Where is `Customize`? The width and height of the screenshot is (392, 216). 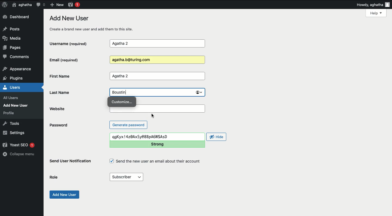
Customize is located at coordinates (122, 102).